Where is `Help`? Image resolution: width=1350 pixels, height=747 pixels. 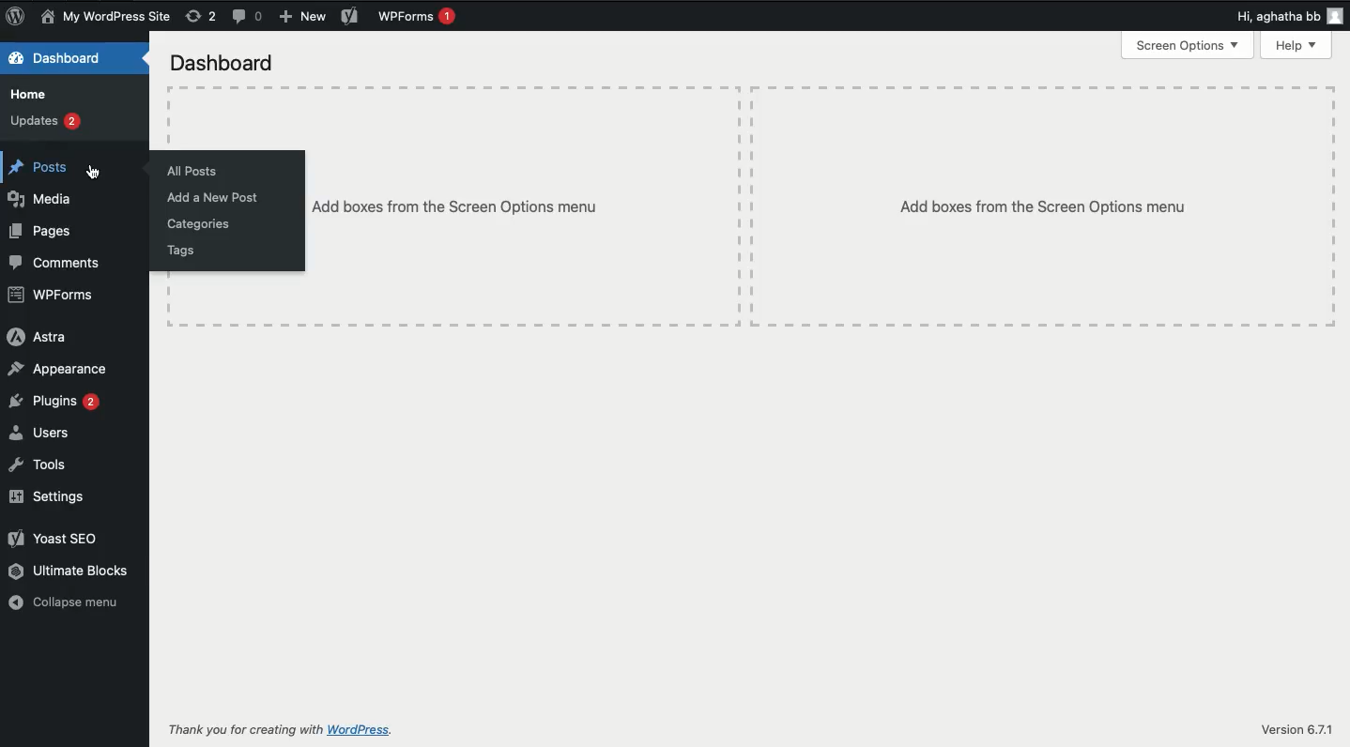 Help is located at coordinates (1296, 45).